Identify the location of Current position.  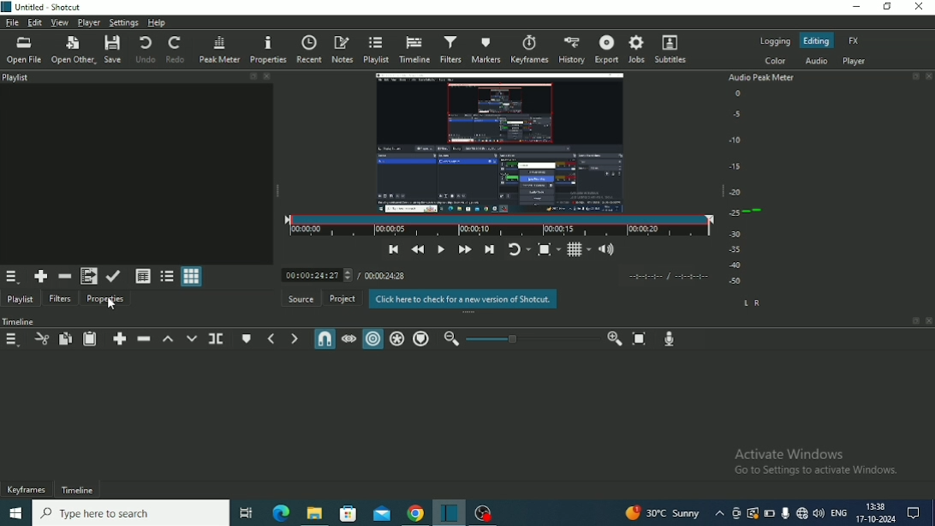
(316, 275).